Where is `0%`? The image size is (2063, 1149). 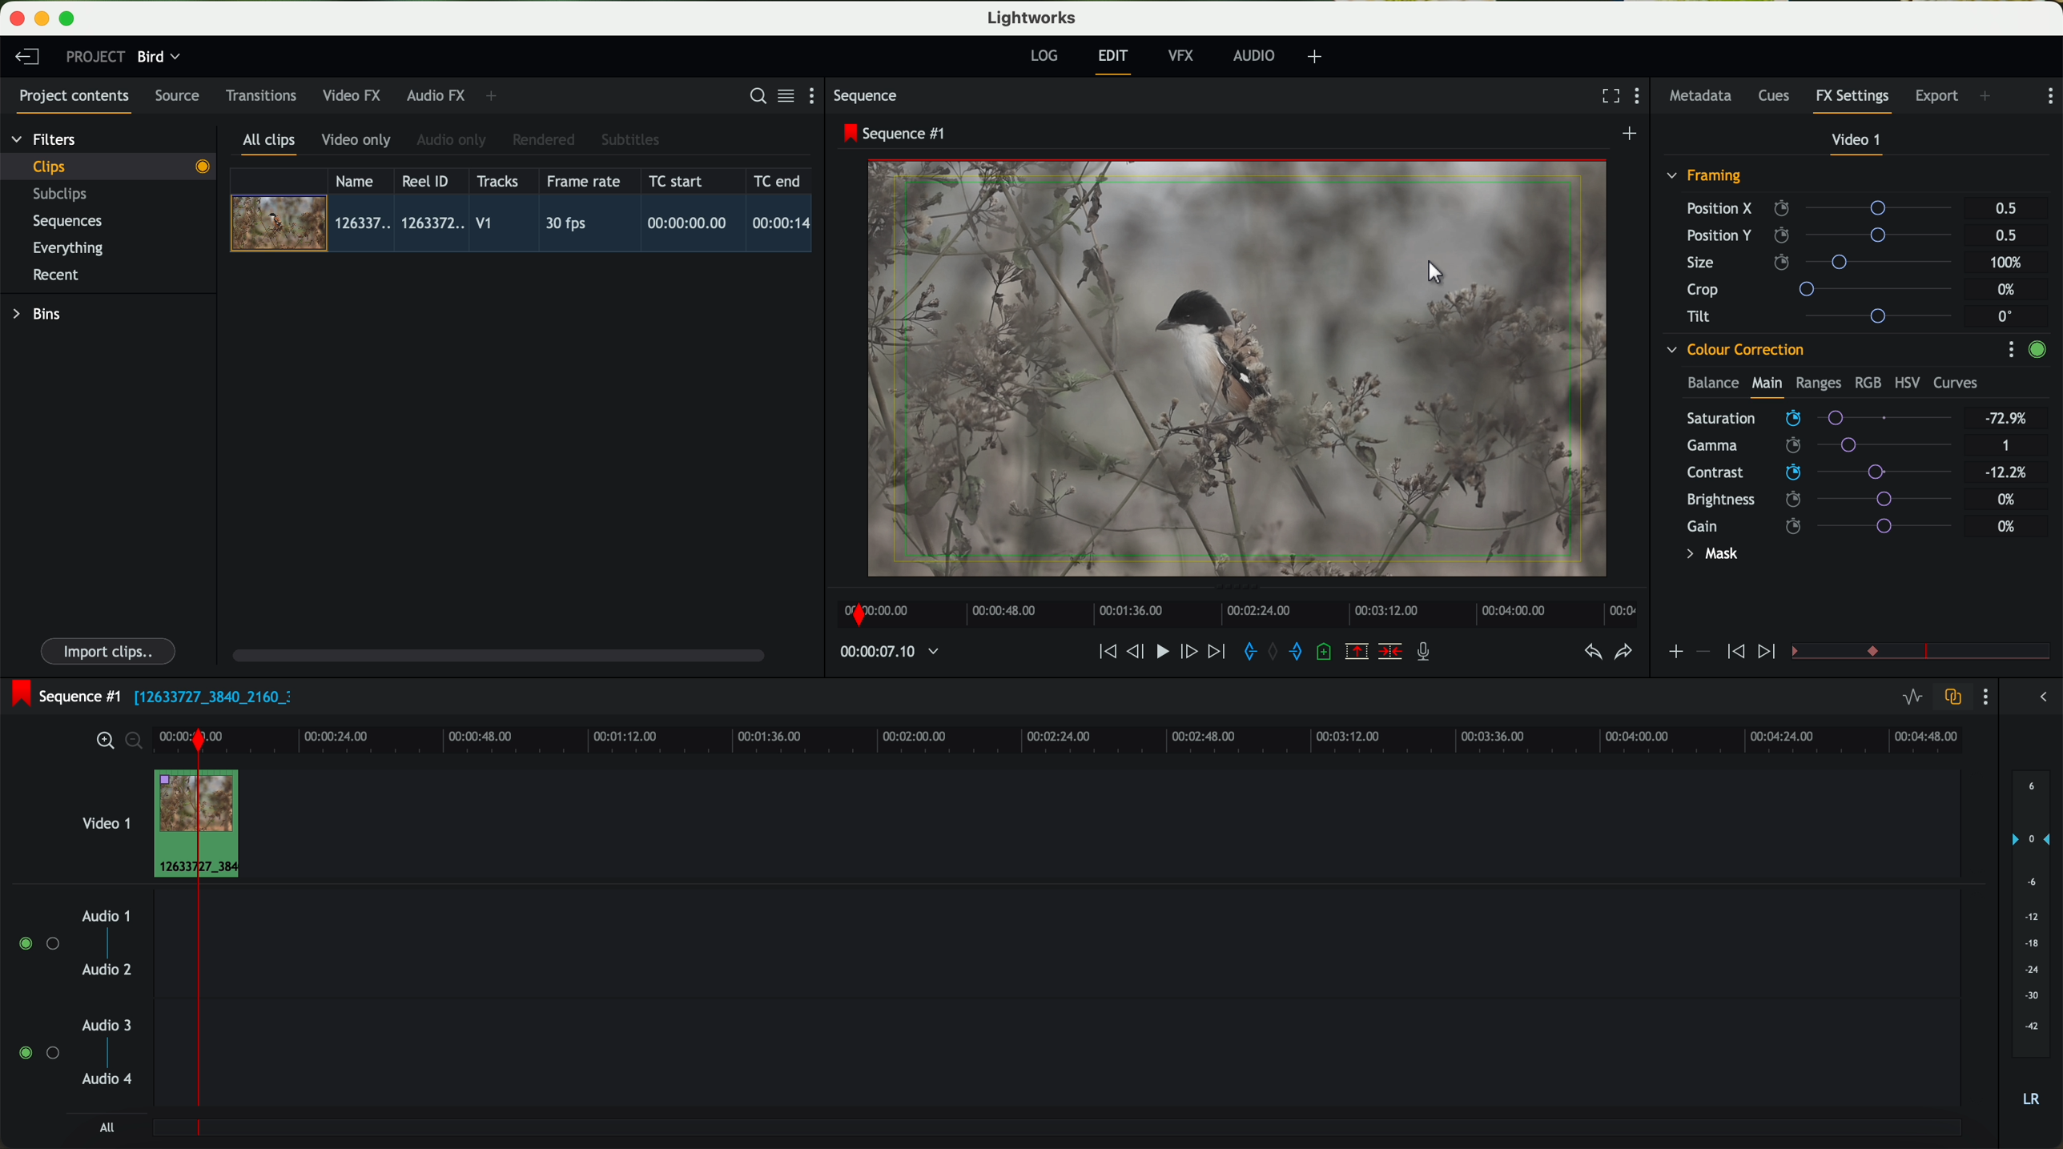
0% is located at coordinates (2007, 526).